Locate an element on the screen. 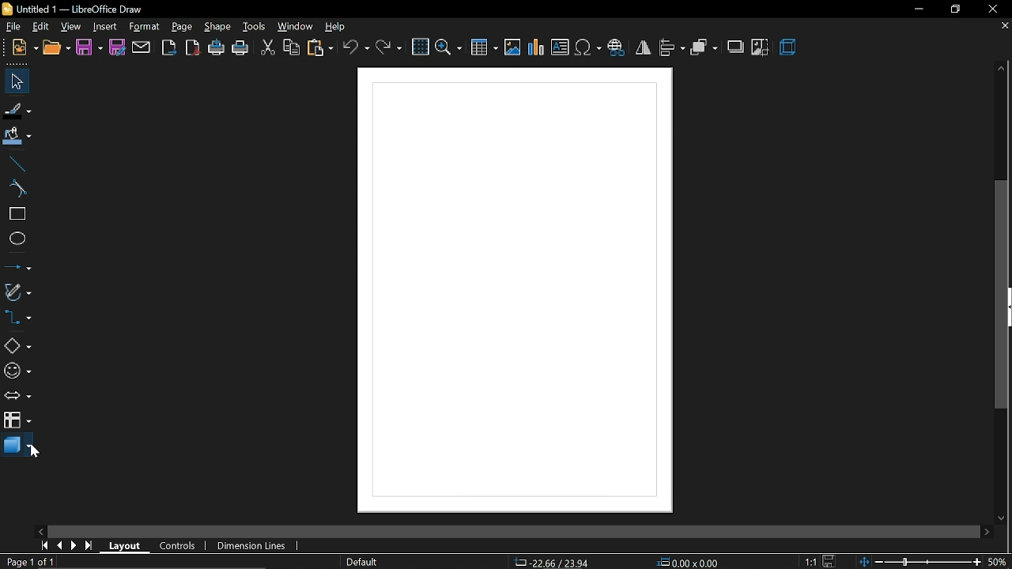 The image size is (1012, 569). edit is located at coordinates (41, 26).